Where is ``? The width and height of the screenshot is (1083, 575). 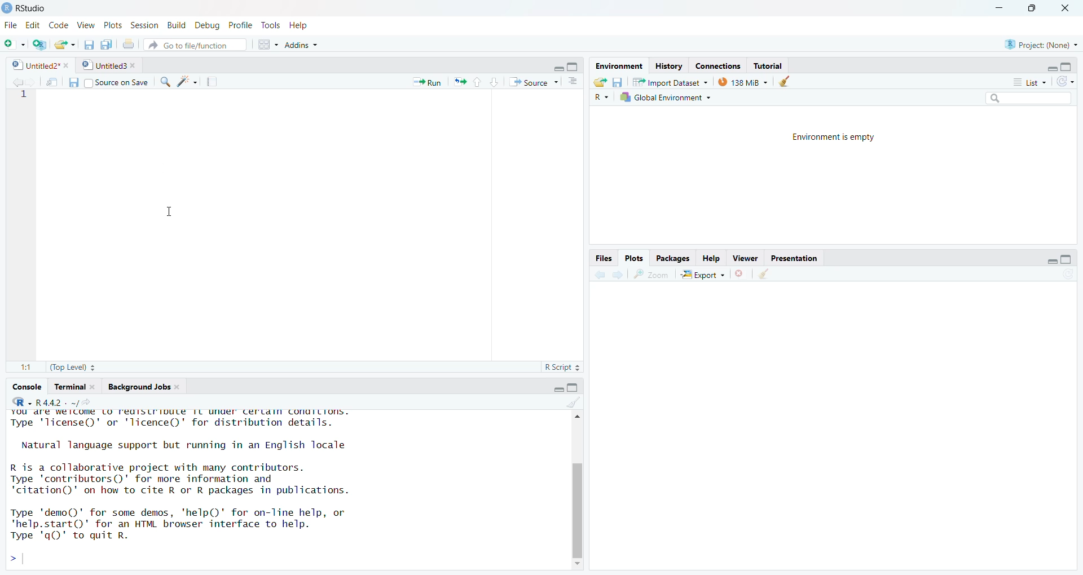
 is located at coordinates (53, 82).